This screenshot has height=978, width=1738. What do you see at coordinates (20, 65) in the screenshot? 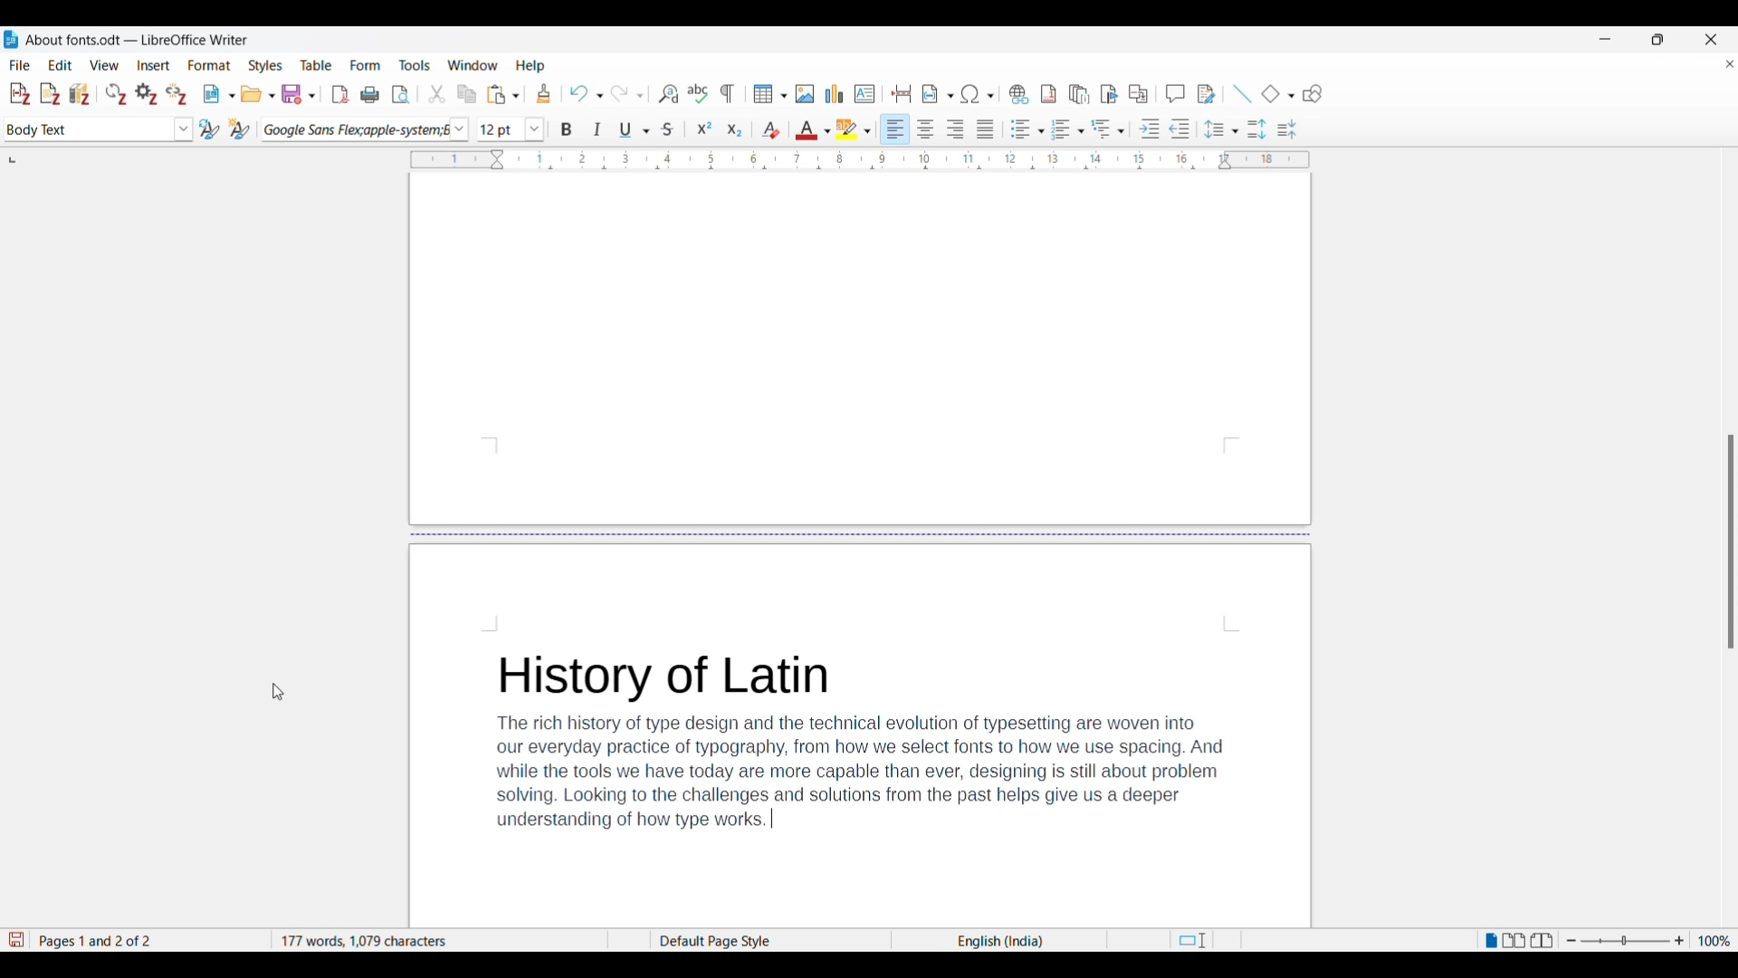
I see `File menu` at bounding box center [20, 65].